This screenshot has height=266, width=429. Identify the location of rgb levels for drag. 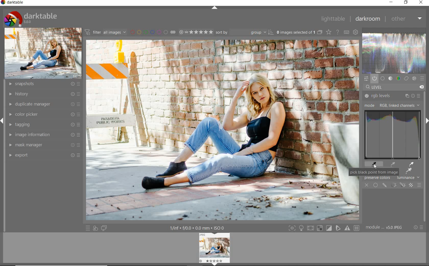
(392, 135).